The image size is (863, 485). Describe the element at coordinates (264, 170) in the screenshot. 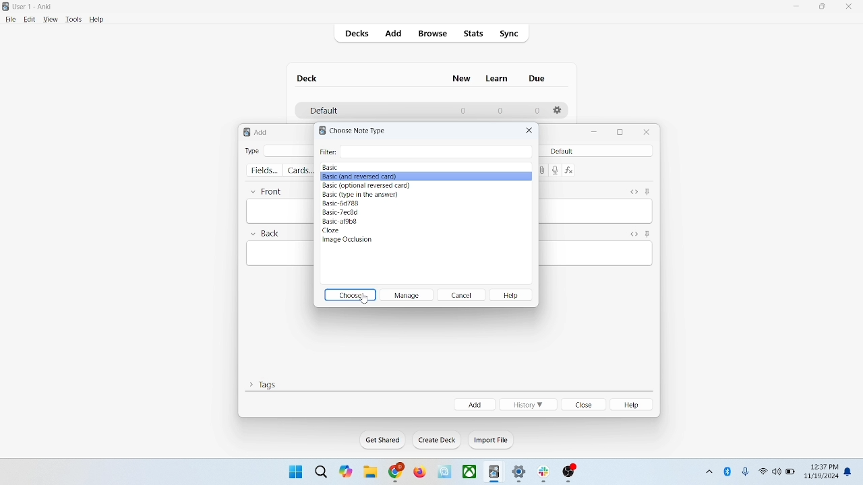

I see `fields` at that location.